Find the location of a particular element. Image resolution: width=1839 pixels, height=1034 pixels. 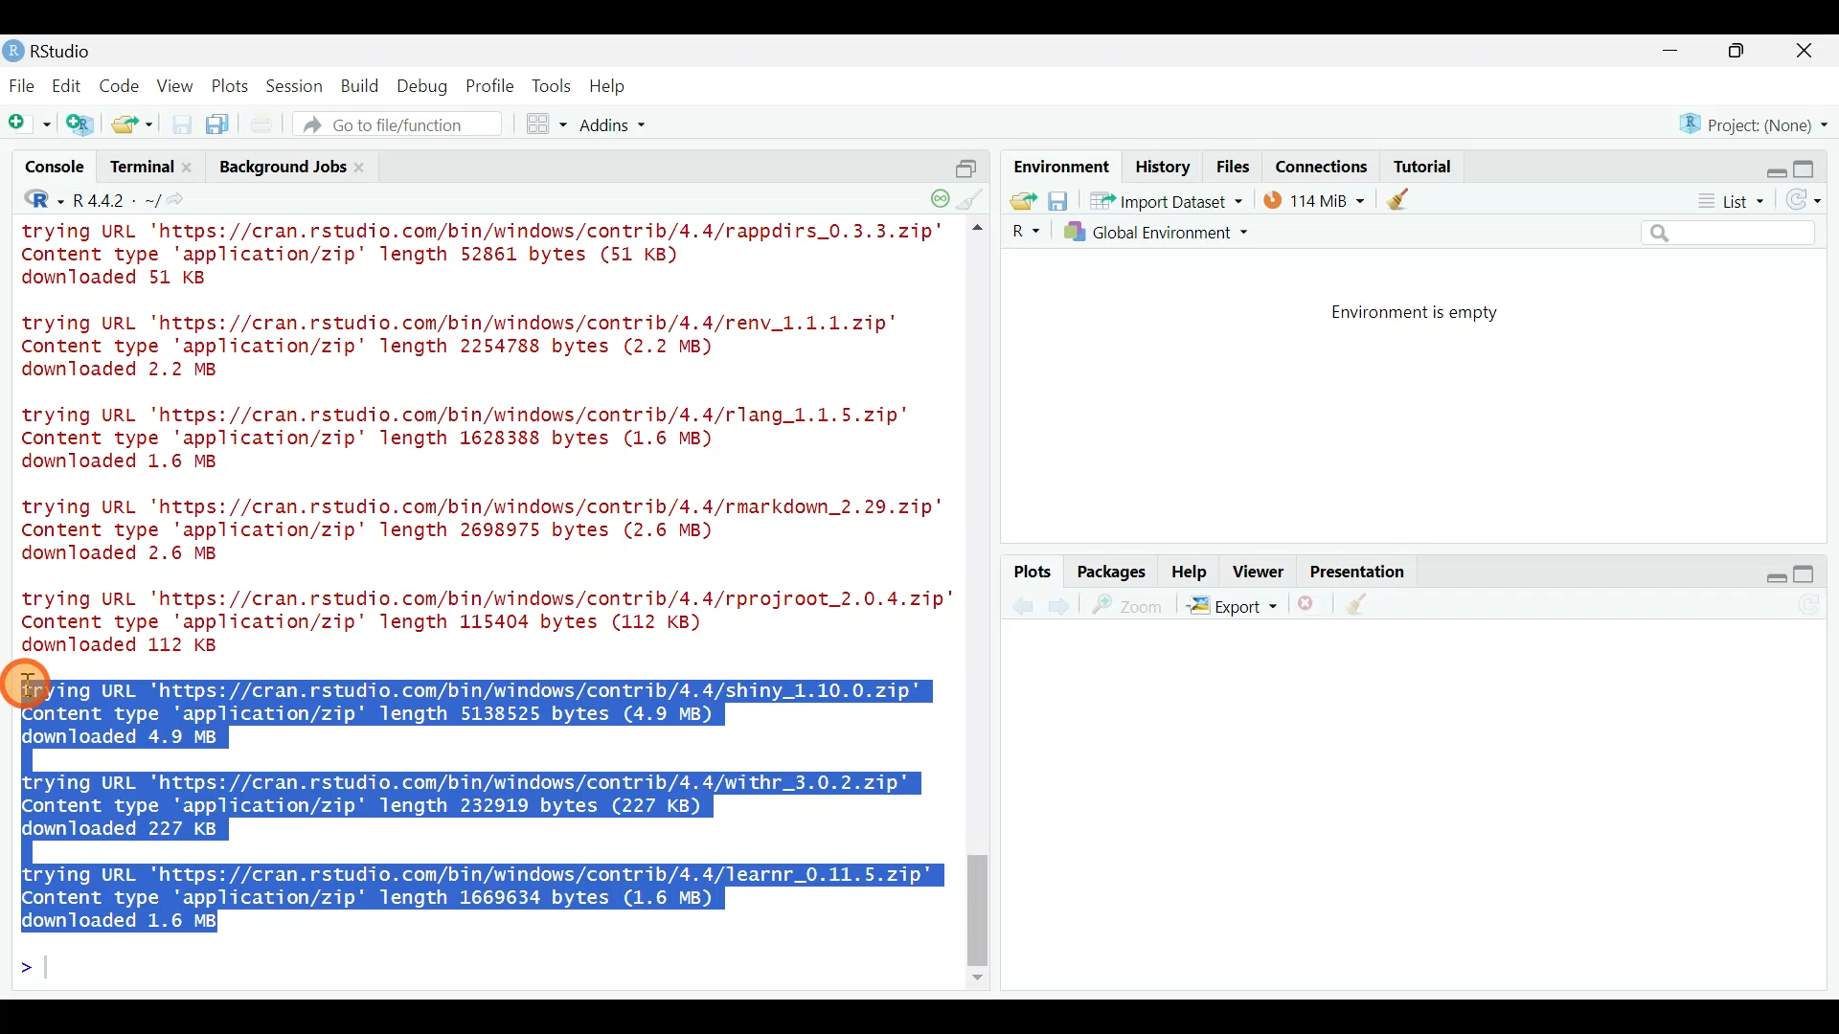

trying URL 'https://cran.rstudio.com/bin/windows/contrib/4.4/rmarkdown_2.29.zip"
Content type 'application/zip' length 2698975 bytes (2.6 MB)
downloaded 2.6 MB is located at coordinates (487, 533).